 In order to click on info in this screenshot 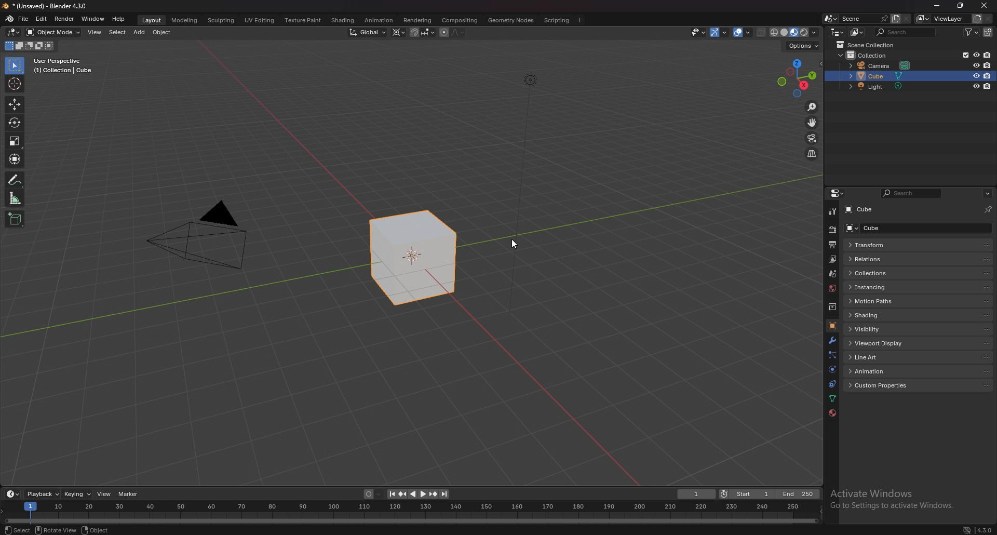, I will do `click(63, 65)`.